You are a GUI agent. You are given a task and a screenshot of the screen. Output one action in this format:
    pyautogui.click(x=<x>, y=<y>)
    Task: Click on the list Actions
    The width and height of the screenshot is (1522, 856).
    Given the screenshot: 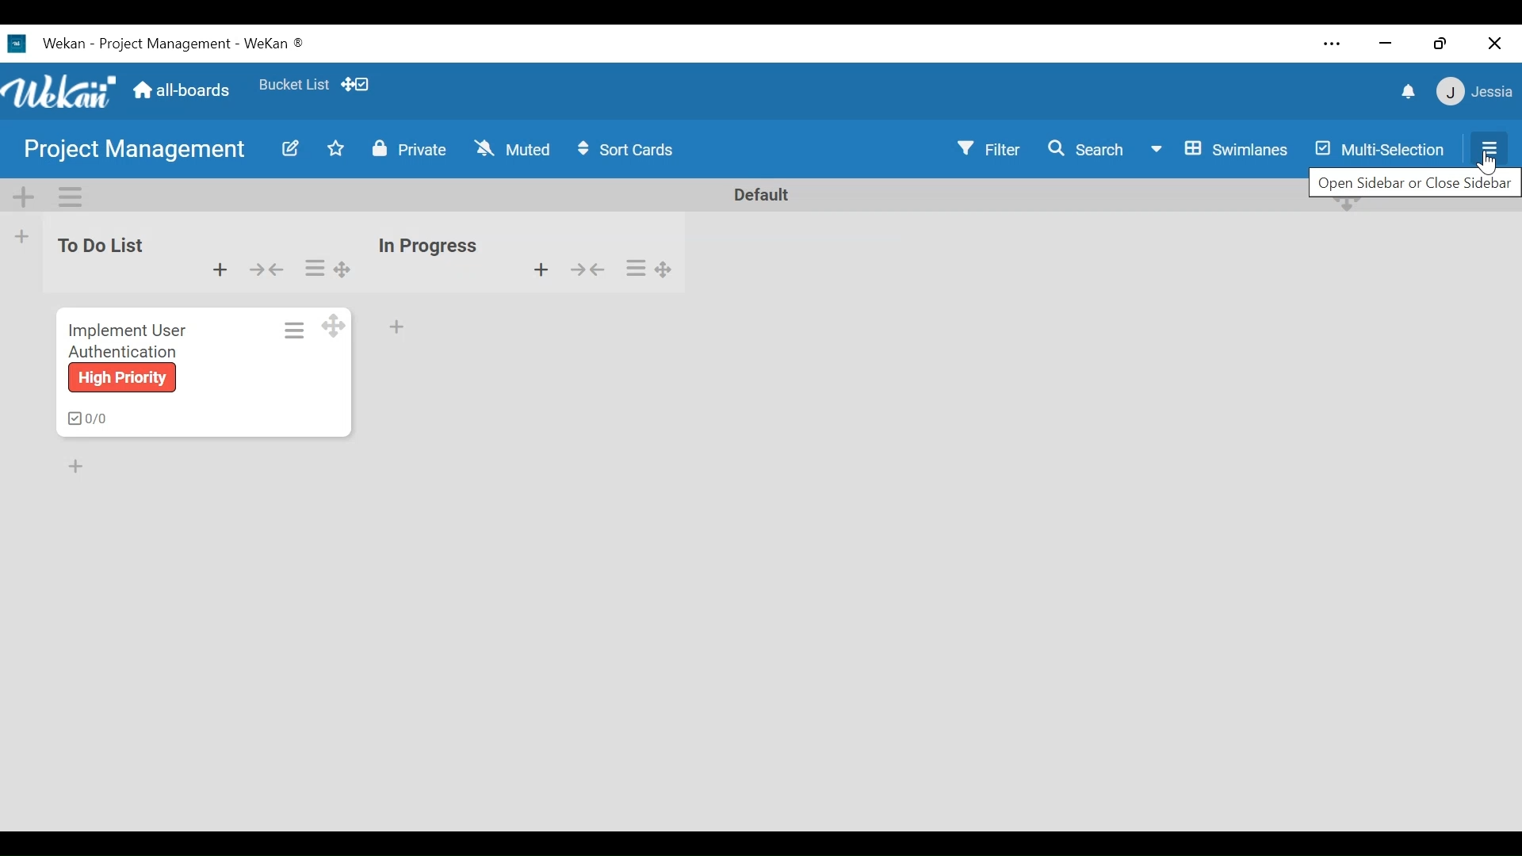 What is the action you would take?
    pyautogui.click(x=314, y=269)
    